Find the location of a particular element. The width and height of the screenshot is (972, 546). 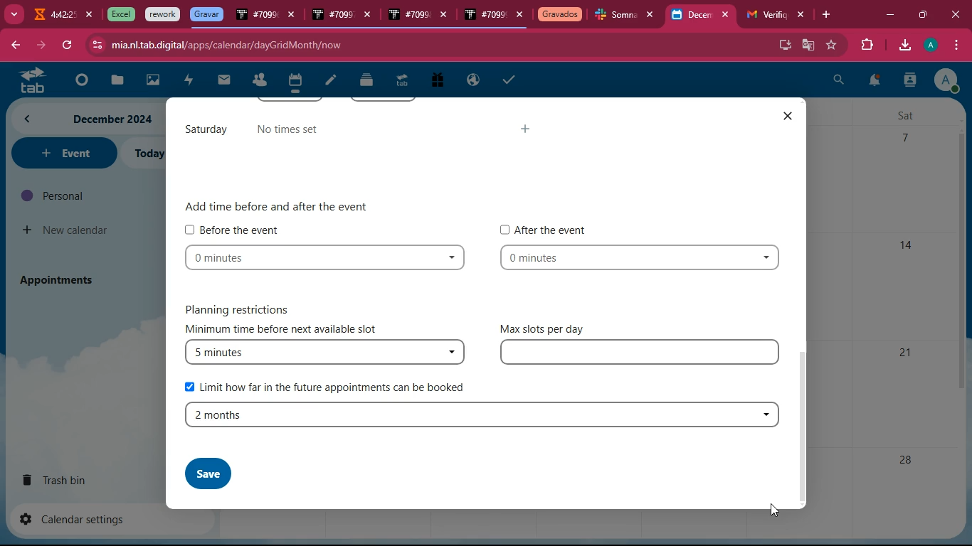

tab is located at coordinates (616, 16).